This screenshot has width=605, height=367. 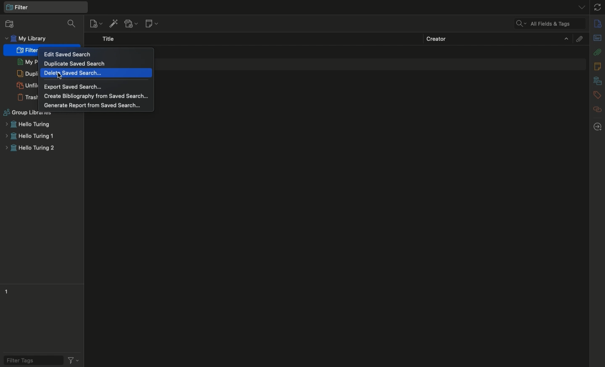 What do you see at coordinates (130, 24) in the screenshot?
I see `Add attachment` at bounding box center [130, 24].